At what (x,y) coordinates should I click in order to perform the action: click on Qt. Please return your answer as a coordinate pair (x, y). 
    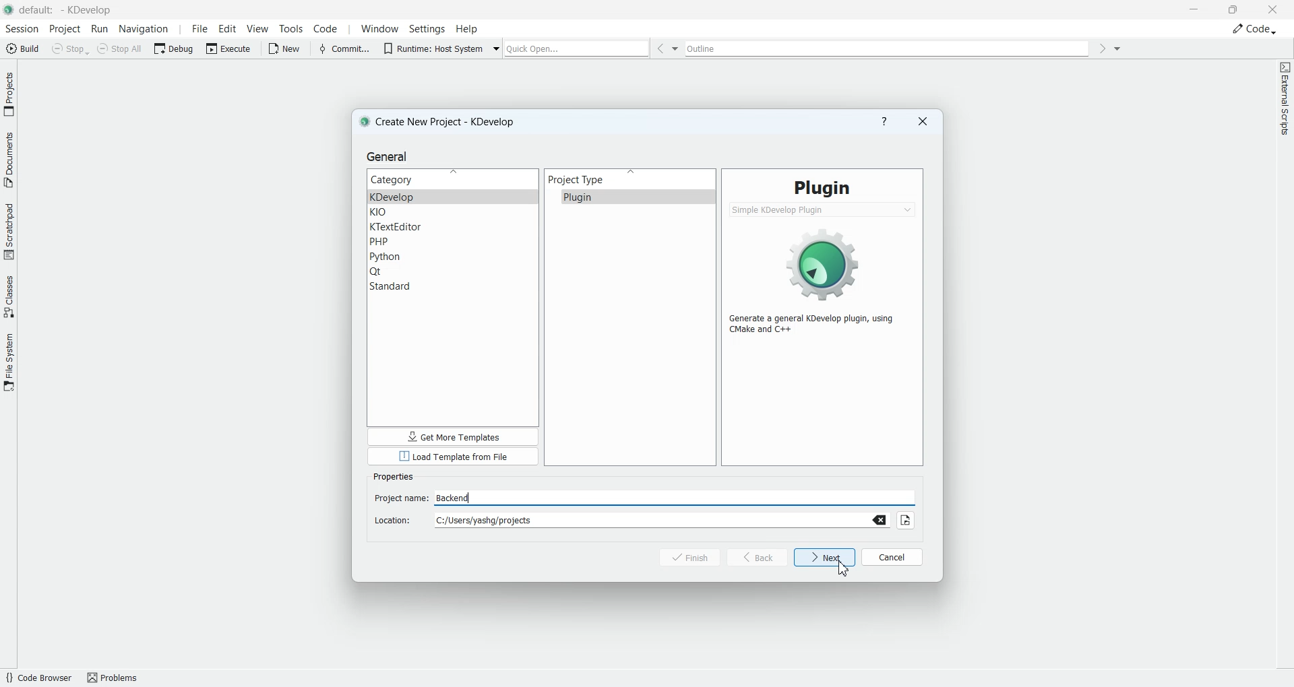
    Looking at the image, I should click on (454, 271).